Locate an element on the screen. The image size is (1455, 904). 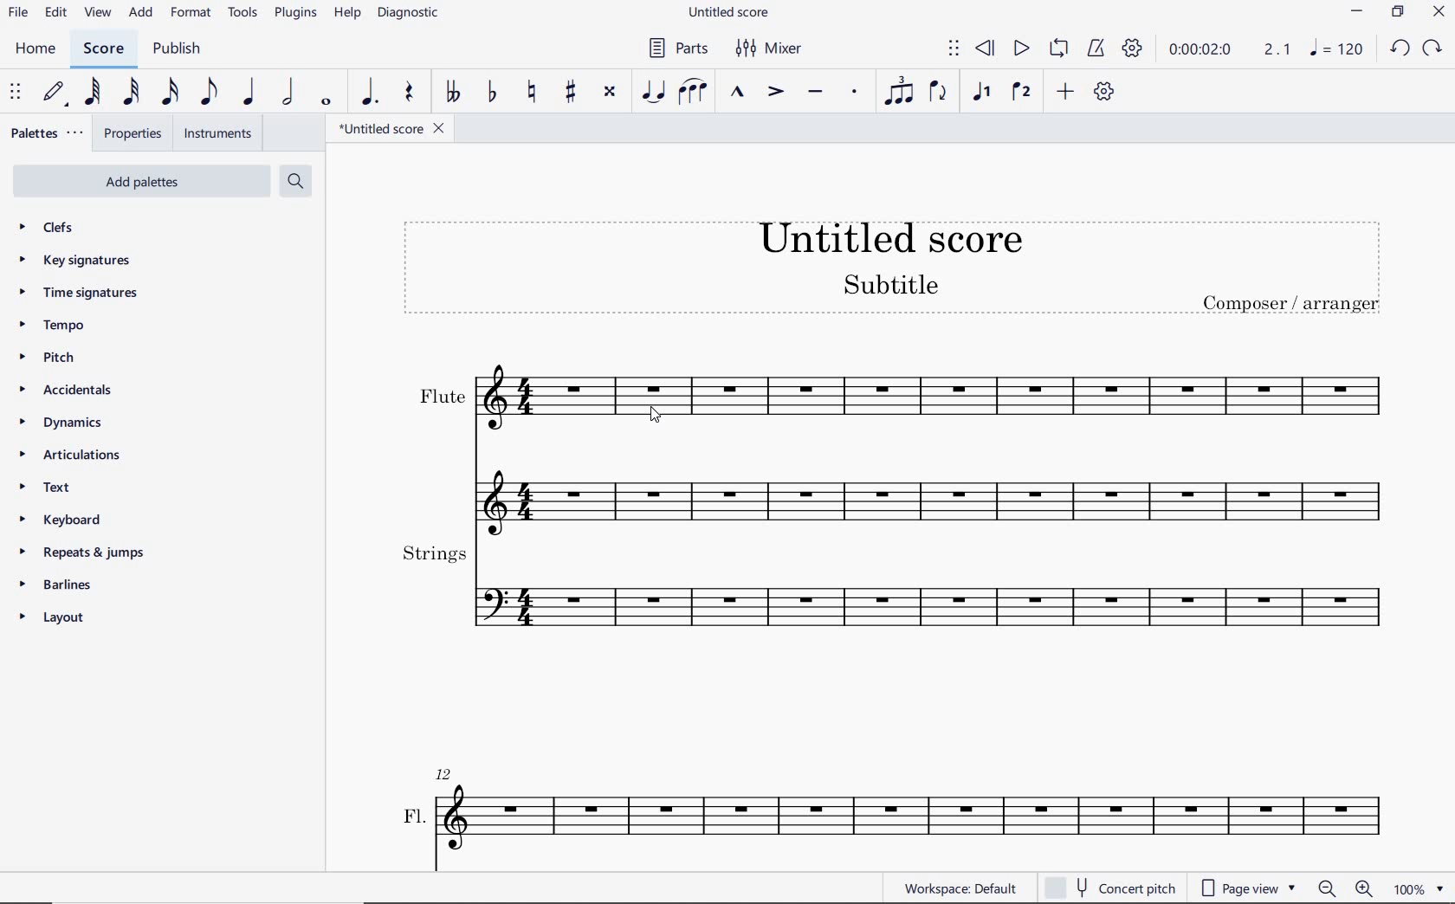
tie is located at coordinates (653, 91).